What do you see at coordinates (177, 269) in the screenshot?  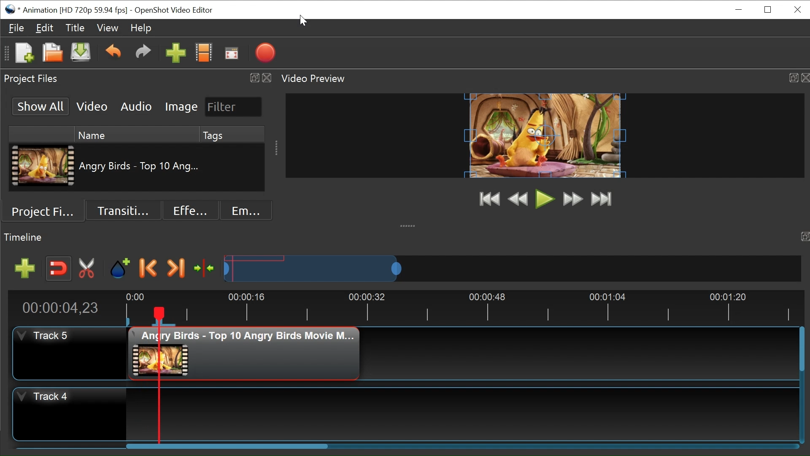 I see `Next Marker` at bounding box center [177, 269].